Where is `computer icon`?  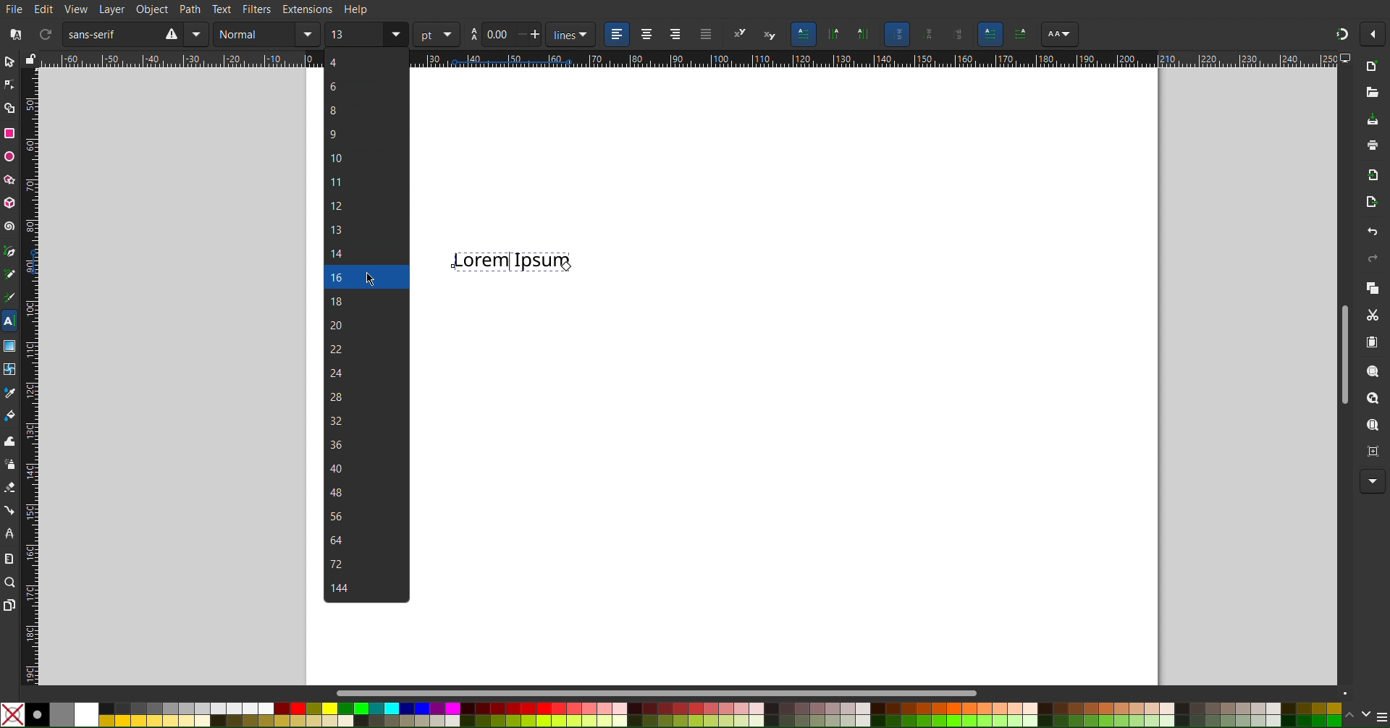 computer icon is located at coordinates (1347, 58).